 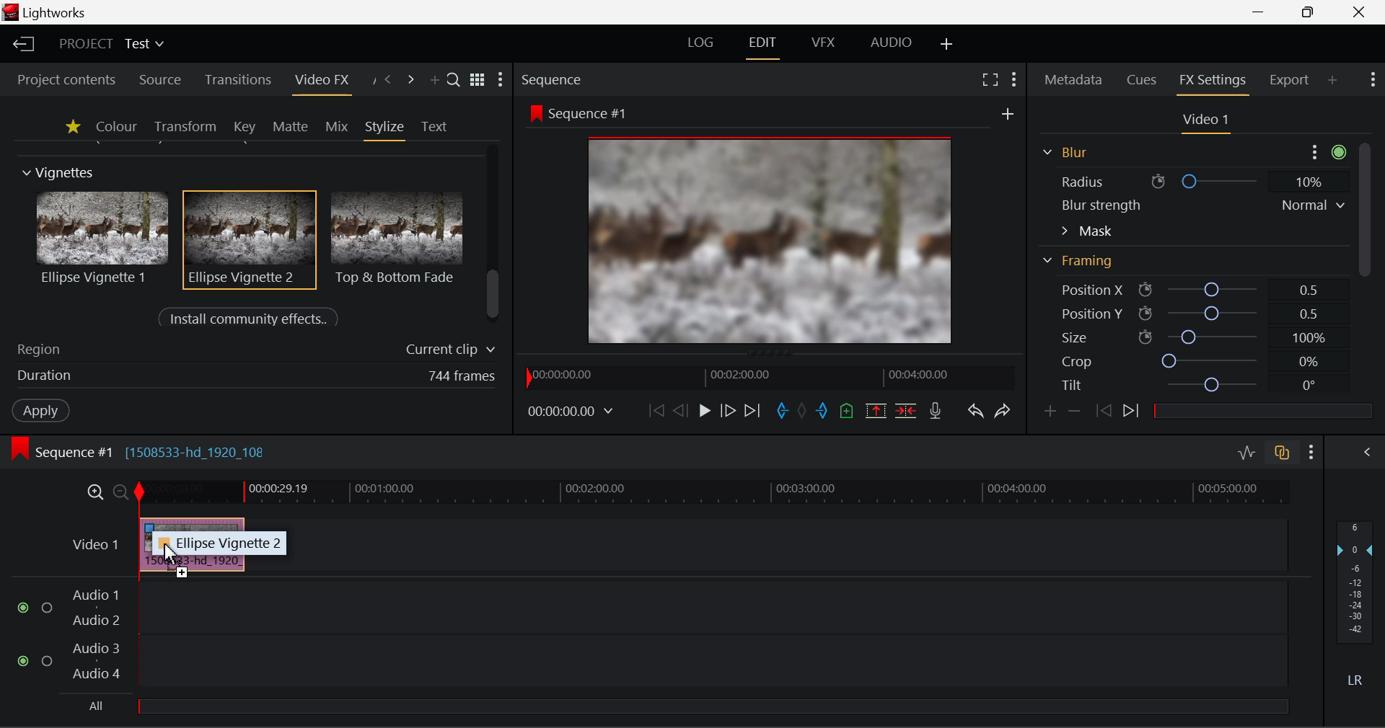 What do you see at coordinates (252, 378) in the screenshot?
I see `Duration` at bounding box center [252, 378].